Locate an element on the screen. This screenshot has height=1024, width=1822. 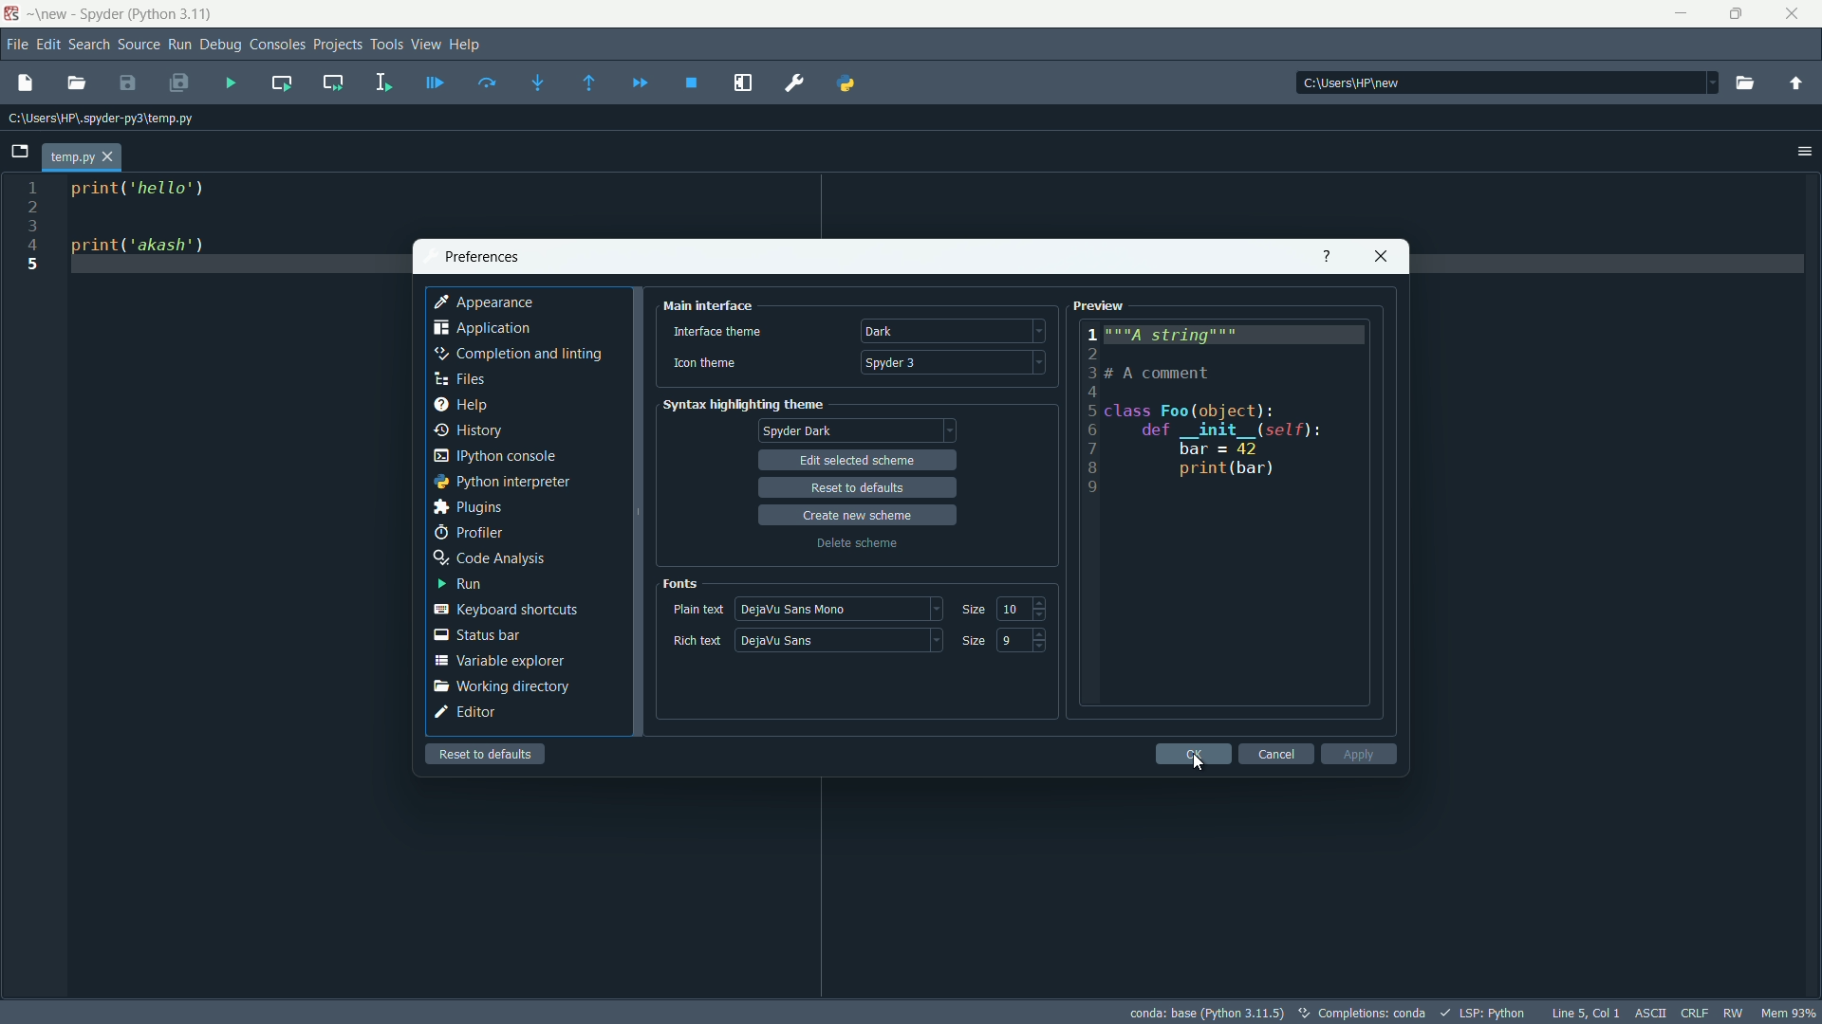
rich text is located at coordinates (697, 641).